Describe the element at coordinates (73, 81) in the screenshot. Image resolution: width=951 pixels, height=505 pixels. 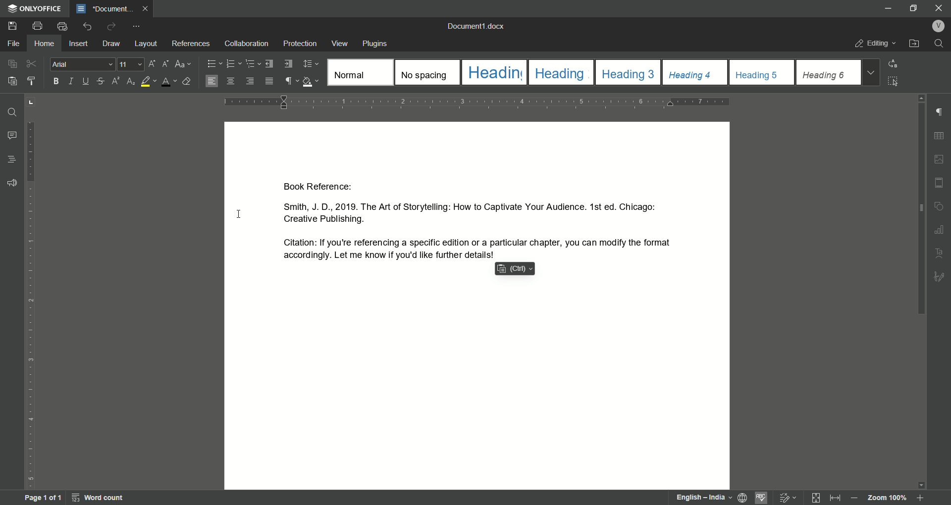
I see `italic` at that location.